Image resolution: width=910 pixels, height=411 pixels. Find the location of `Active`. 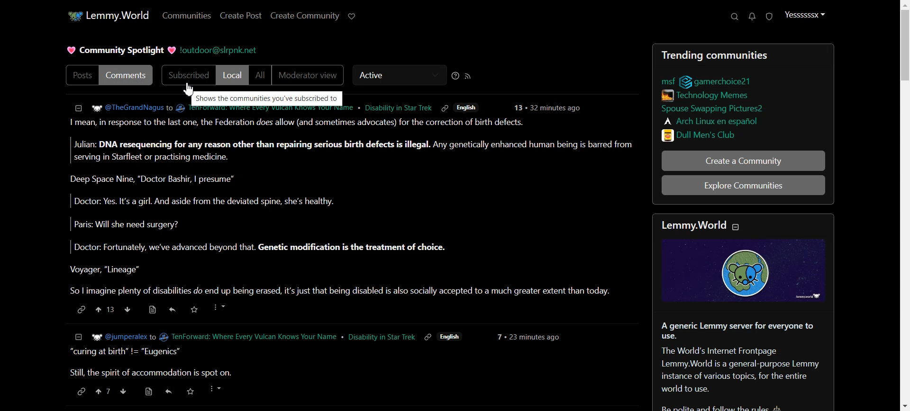

Active is located at coordinates (397, 76).